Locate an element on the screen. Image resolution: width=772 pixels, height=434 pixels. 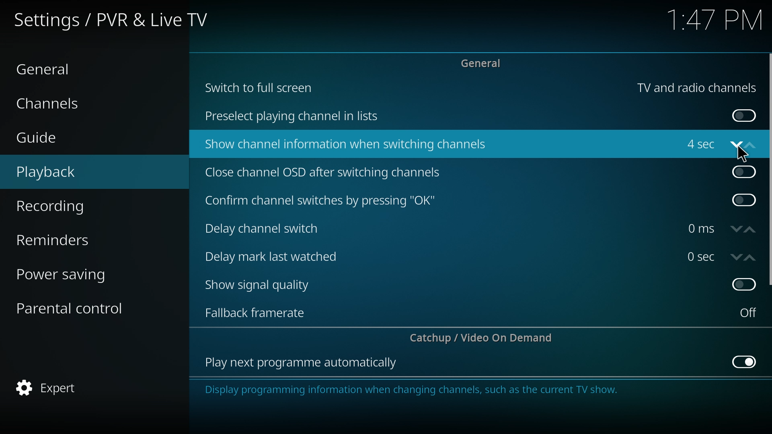
decrease time is located at coordinates (737, 229).